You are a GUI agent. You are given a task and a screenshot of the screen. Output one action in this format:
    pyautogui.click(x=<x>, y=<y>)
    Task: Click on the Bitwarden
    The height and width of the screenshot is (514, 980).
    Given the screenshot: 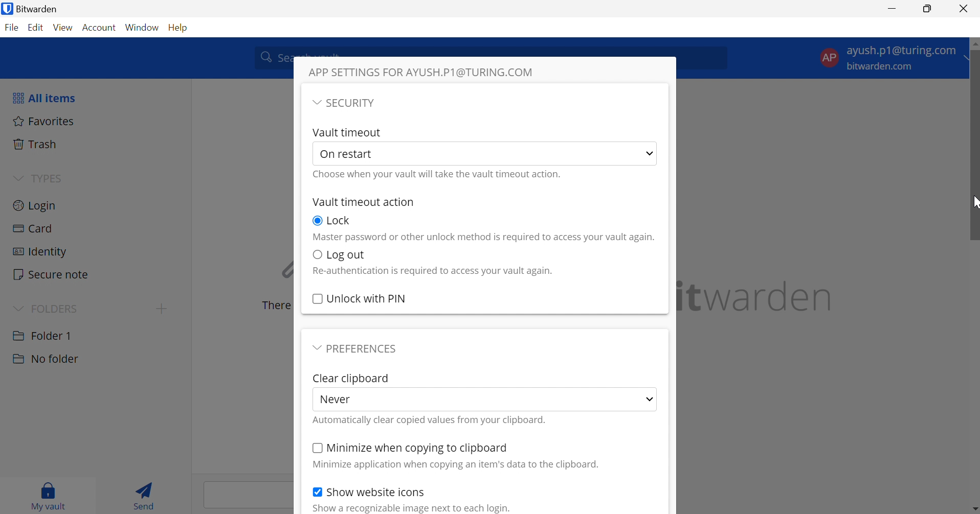 What is the action you would take?
    pyautogui.click(x=41, y=9)
    